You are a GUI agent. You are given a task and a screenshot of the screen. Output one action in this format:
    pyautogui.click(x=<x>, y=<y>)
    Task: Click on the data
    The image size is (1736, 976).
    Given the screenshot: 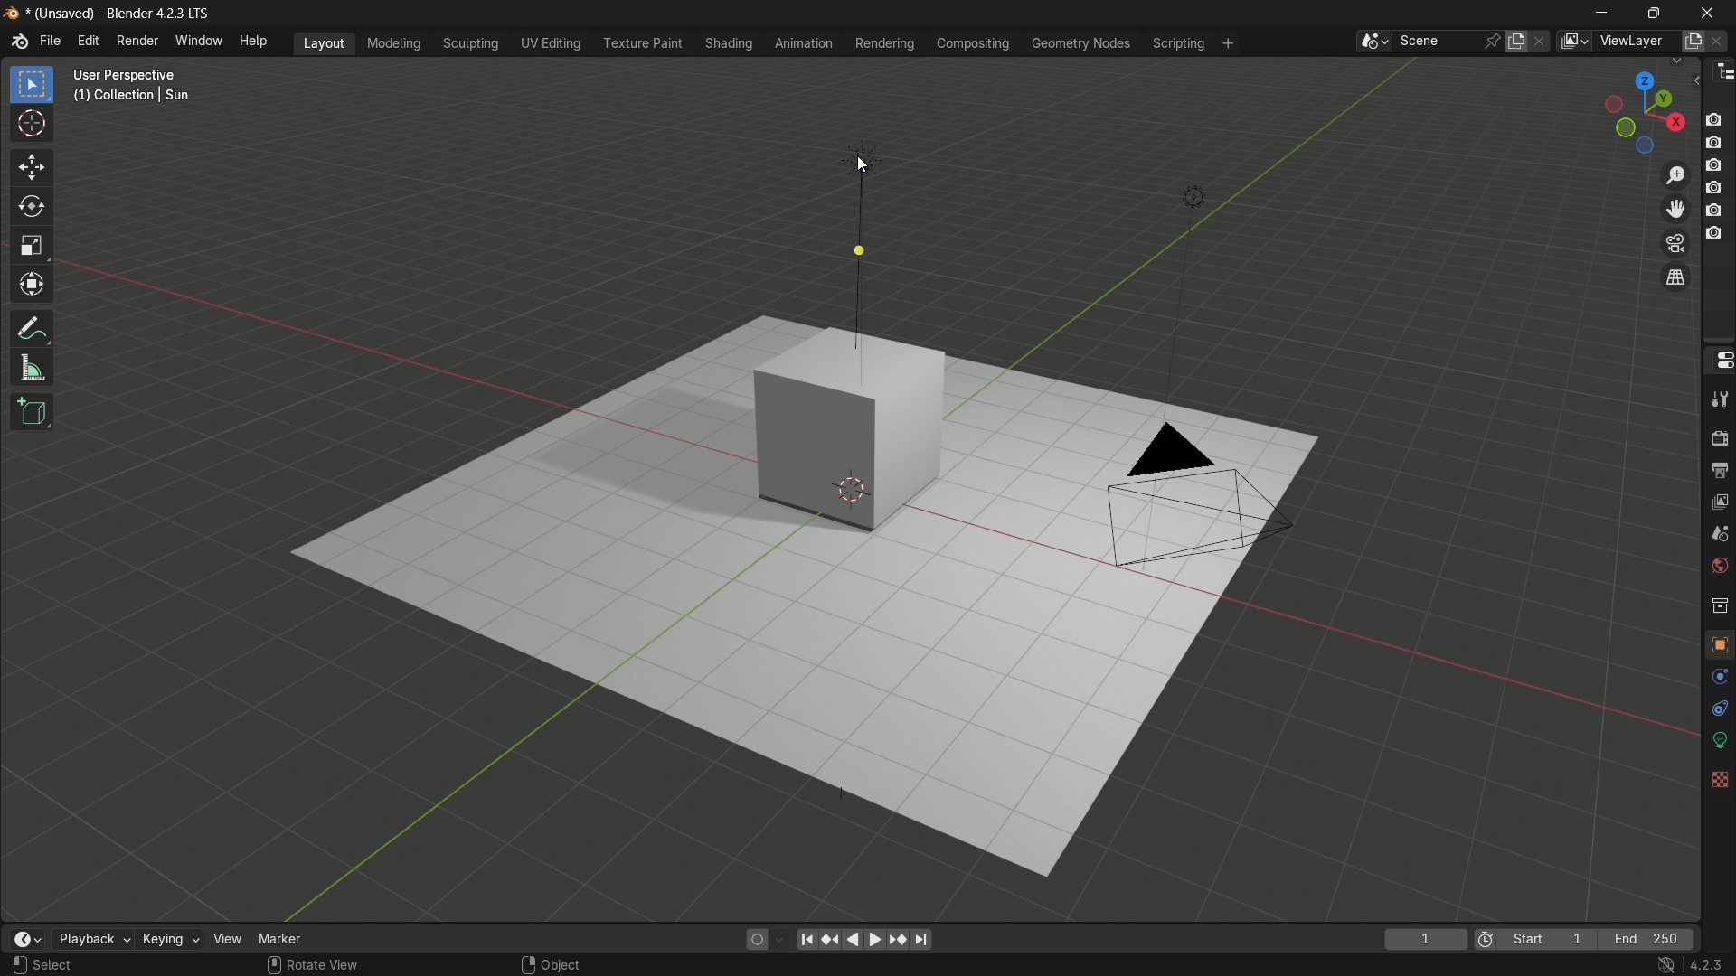 What is the action you would take?
    pyautogui.click(x=1720, y=739)
    